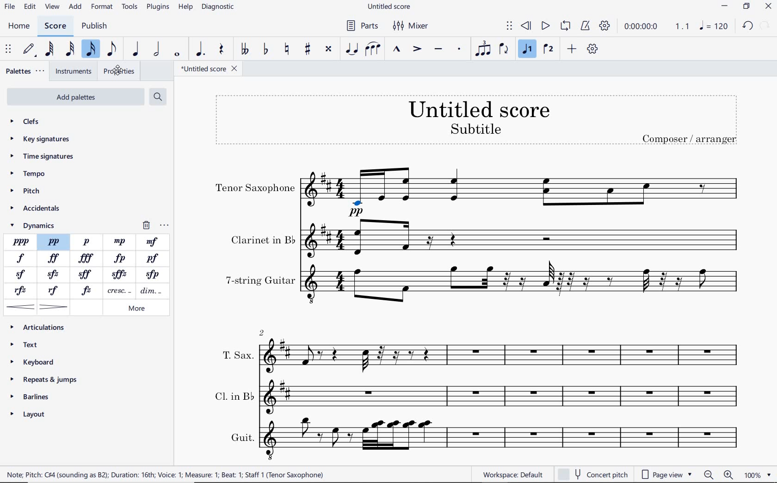 Image resolution: width=777 pixels, height=483 pixels. What do you see at coordinates (508, 396) in the screenshot?
I see `cl. in B` at bounding box center [508, 396].